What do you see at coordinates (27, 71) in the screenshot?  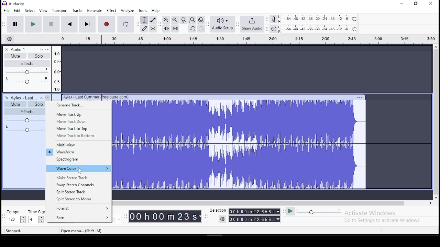 I see `volume` at bounding box center [27, 71].